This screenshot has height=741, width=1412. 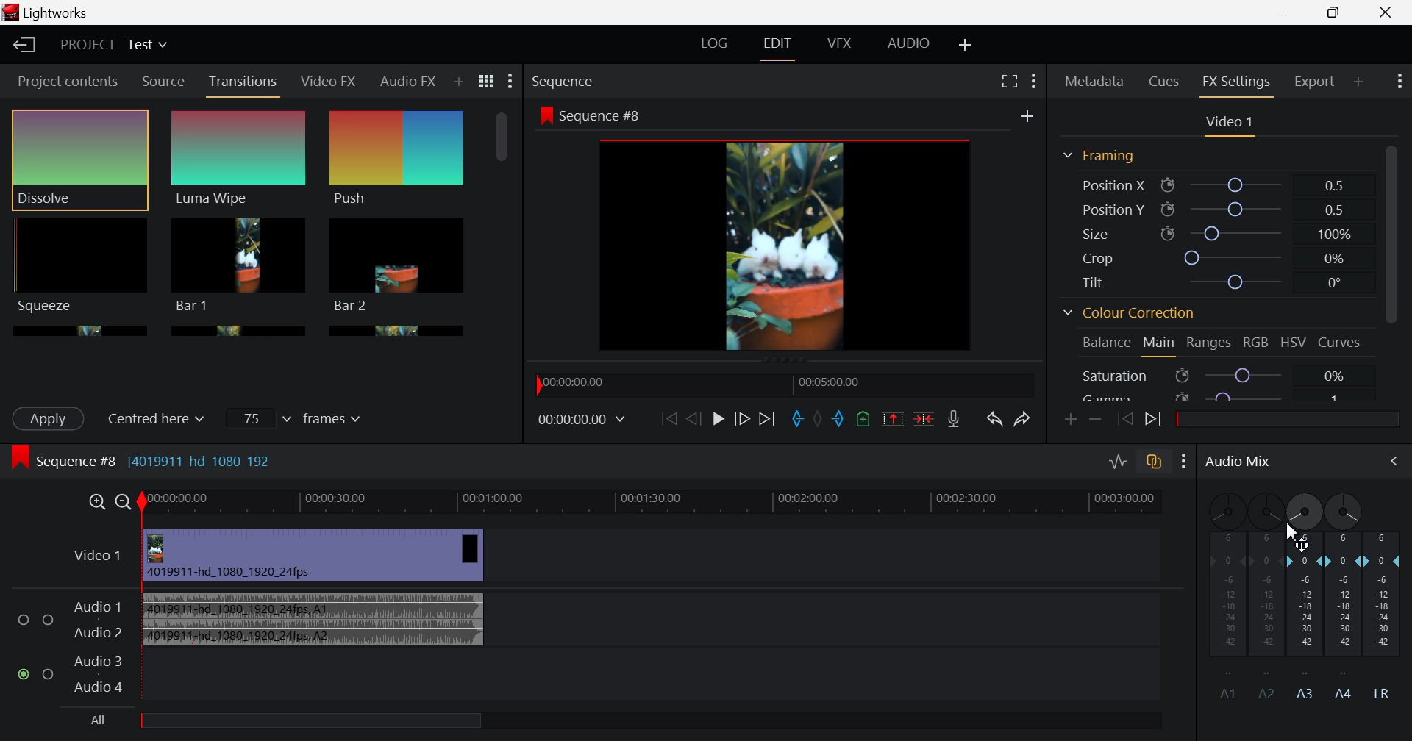 What do you see at coordinates (1133, 312) in the screenshot?
I see `Colour Correction` at bounding box center [1133, 312].